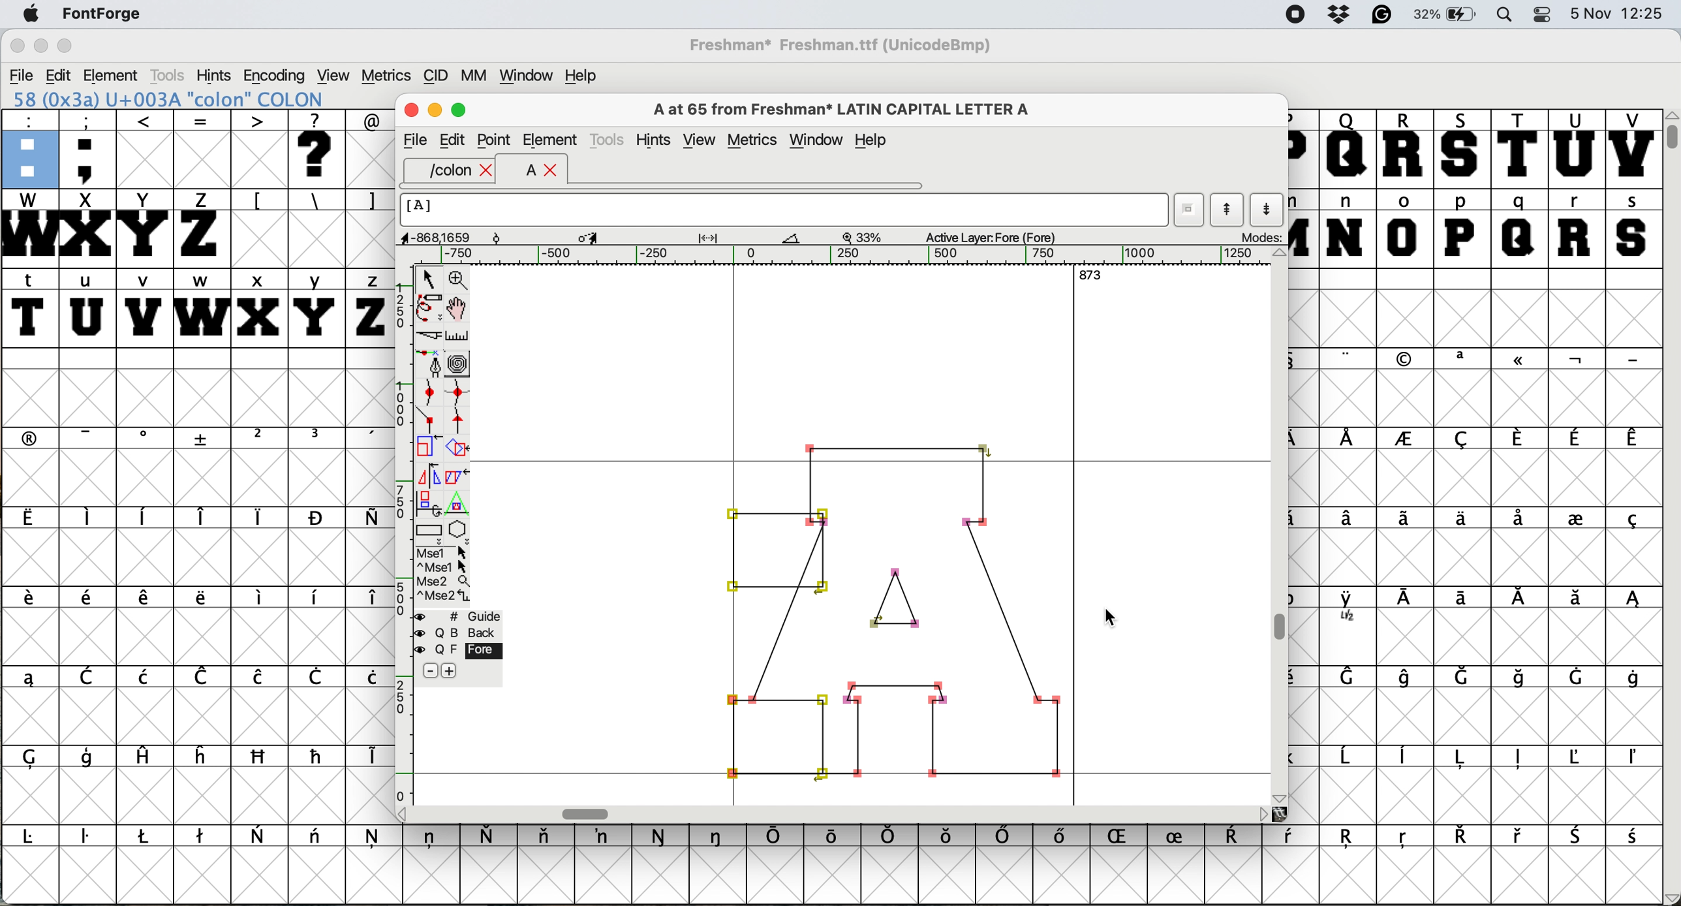 The height and width of the screenshot is (906, 1681). I want to click on symbol, so click(259, 834).